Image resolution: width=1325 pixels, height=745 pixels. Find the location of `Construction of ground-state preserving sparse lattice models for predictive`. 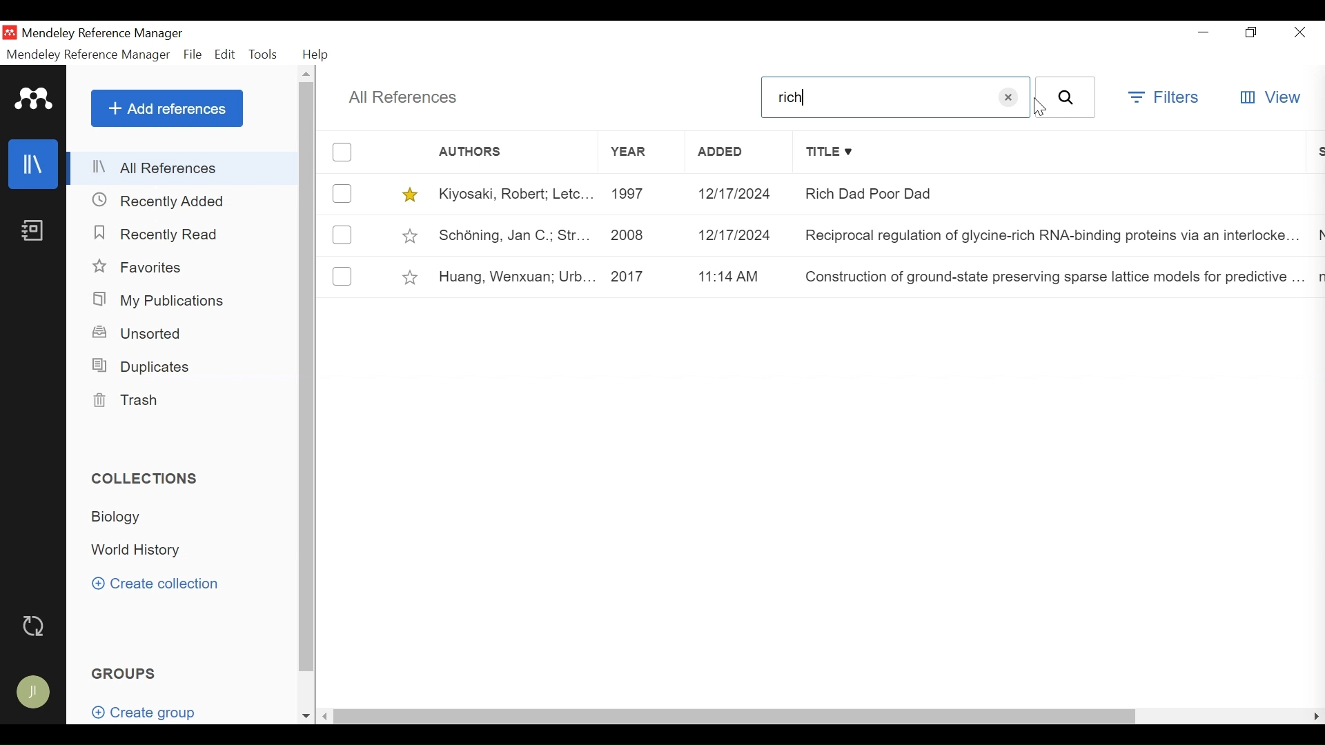

Construction of ground-state preserving sparse lattice models for predictive is located at coordinates (1051, 278).